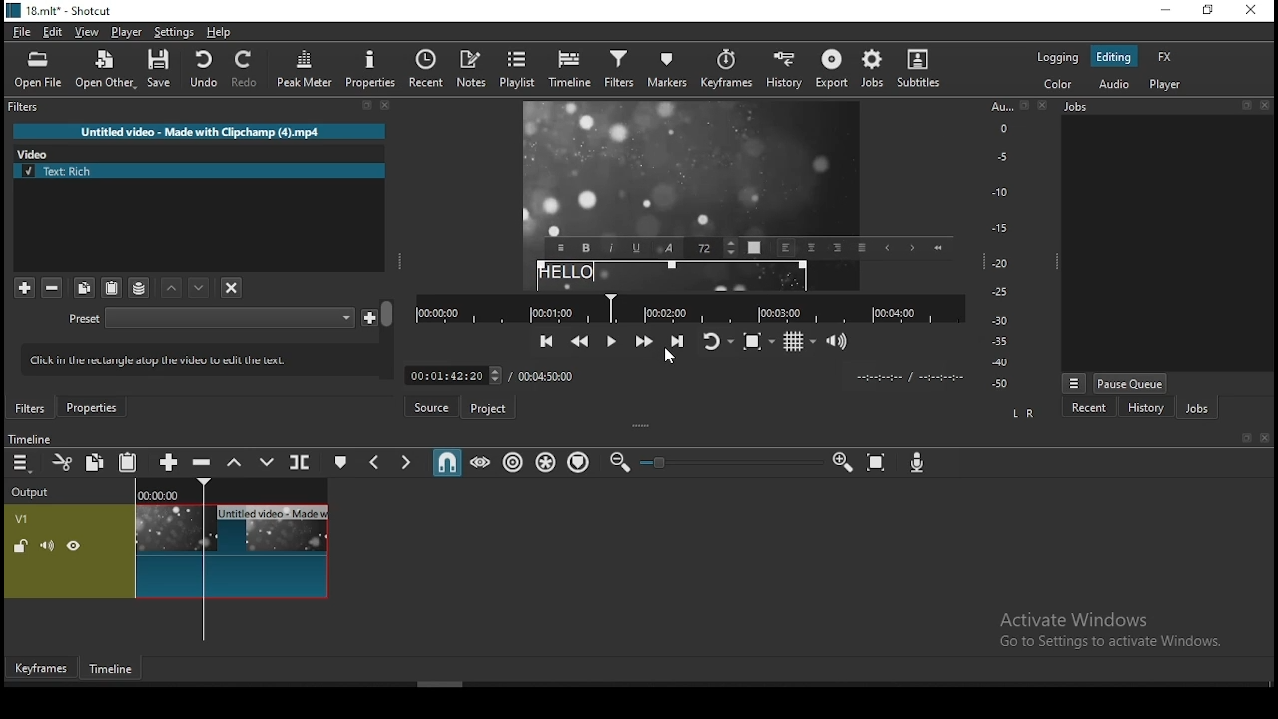  I want to click on project, so click(486, 409).